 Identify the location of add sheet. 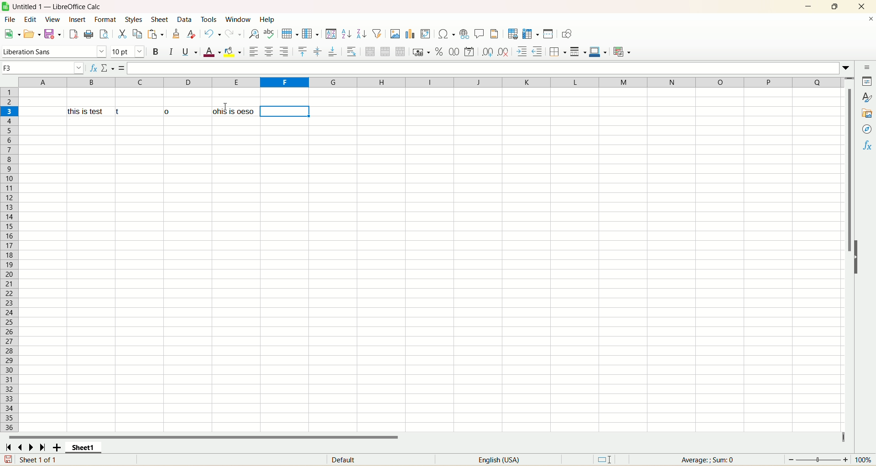
(59, 446).